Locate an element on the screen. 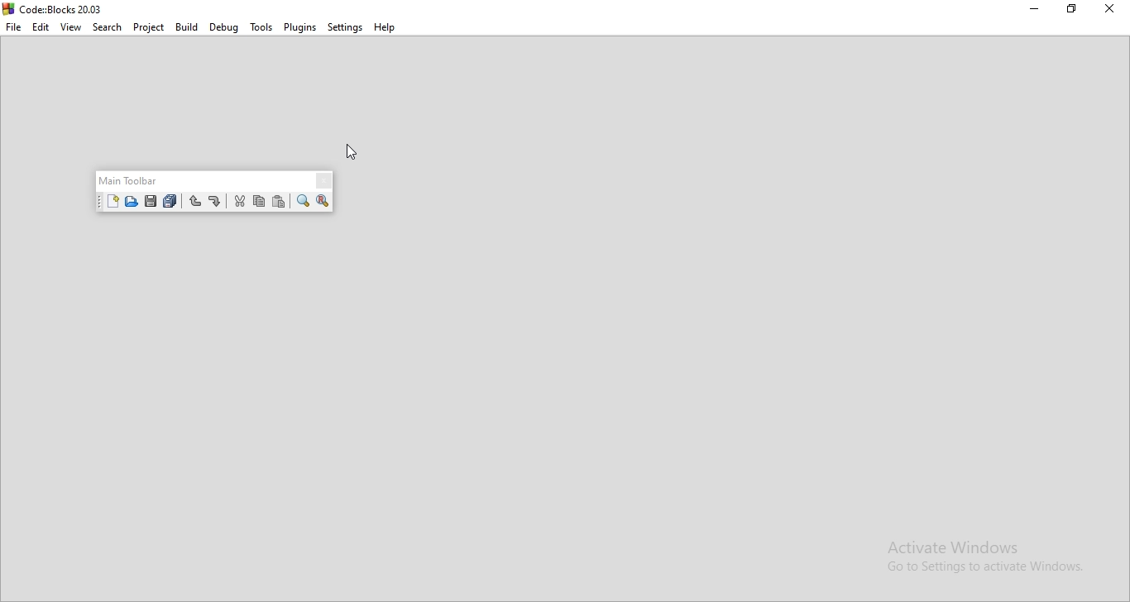  Build  is located at coordinates (186, 27).